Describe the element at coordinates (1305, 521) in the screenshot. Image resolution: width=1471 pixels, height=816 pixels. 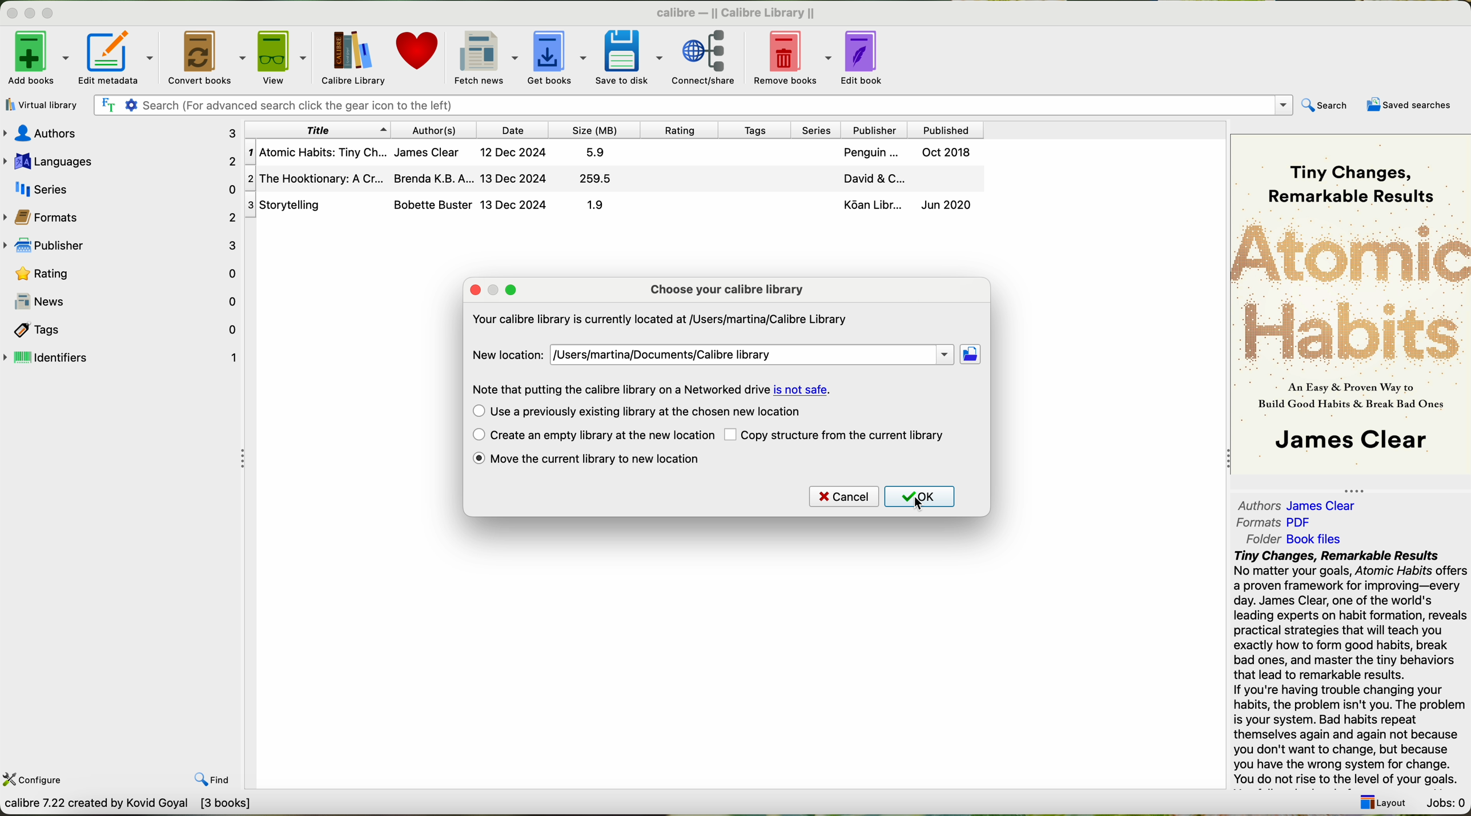
I see `PDF` at that location.